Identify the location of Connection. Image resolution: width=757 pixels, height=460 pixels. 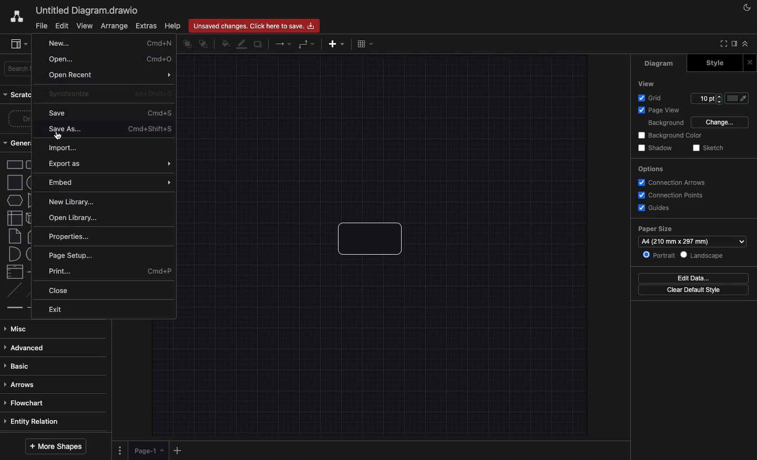
(283, 44).